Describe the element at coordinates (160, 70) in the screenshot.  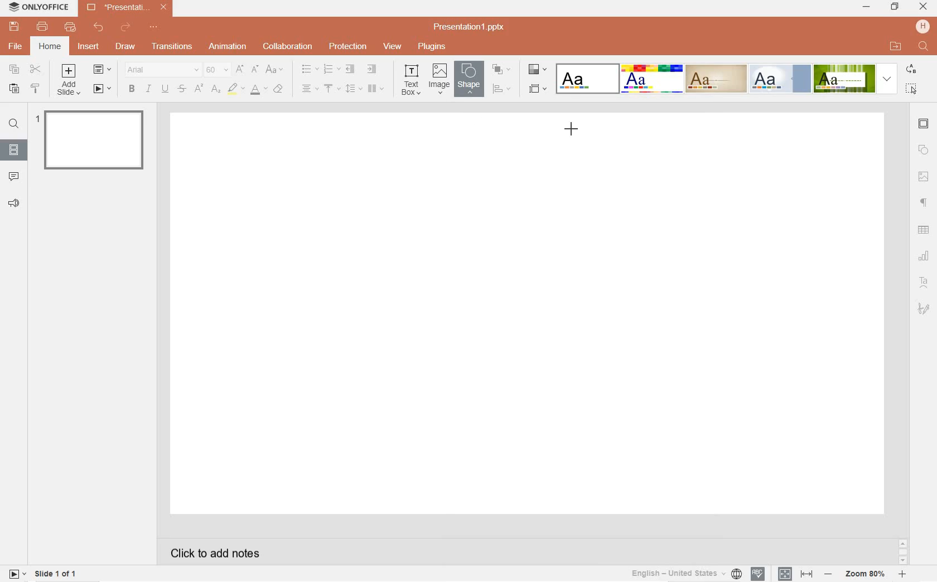
I see `font name: Arial` at that location.